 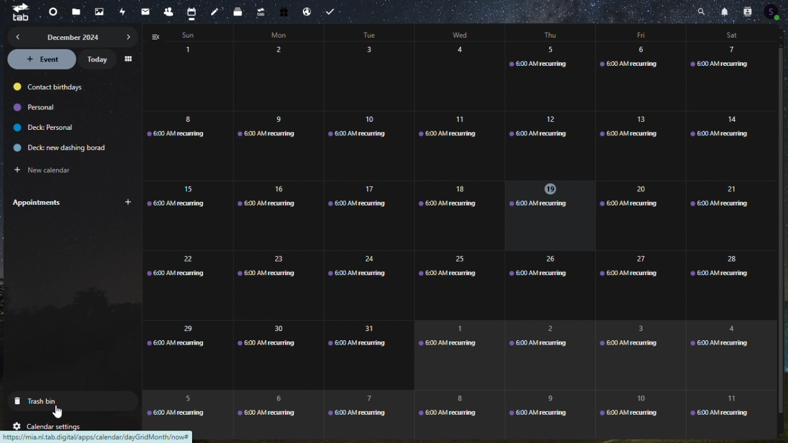 What do you see at coordinates (122, 12) in the screenshot?
I see `activity` at bounding box center [122, 12].